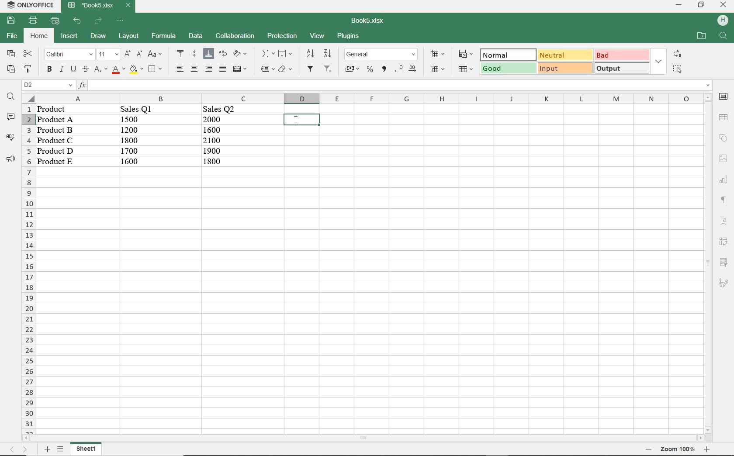 The width and height of the screenshot is (734, 456). What do you see at coordinates (40, 37) in the screenshot?
I see `home` at bounding box center [40, 37].